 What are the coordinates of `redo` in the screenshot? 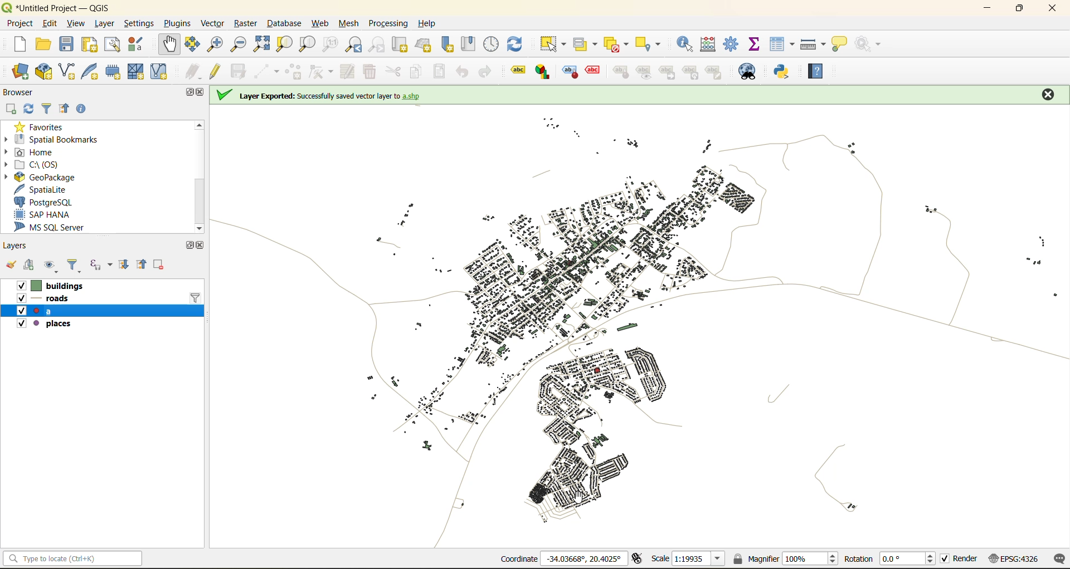 It's located at (484, 71).